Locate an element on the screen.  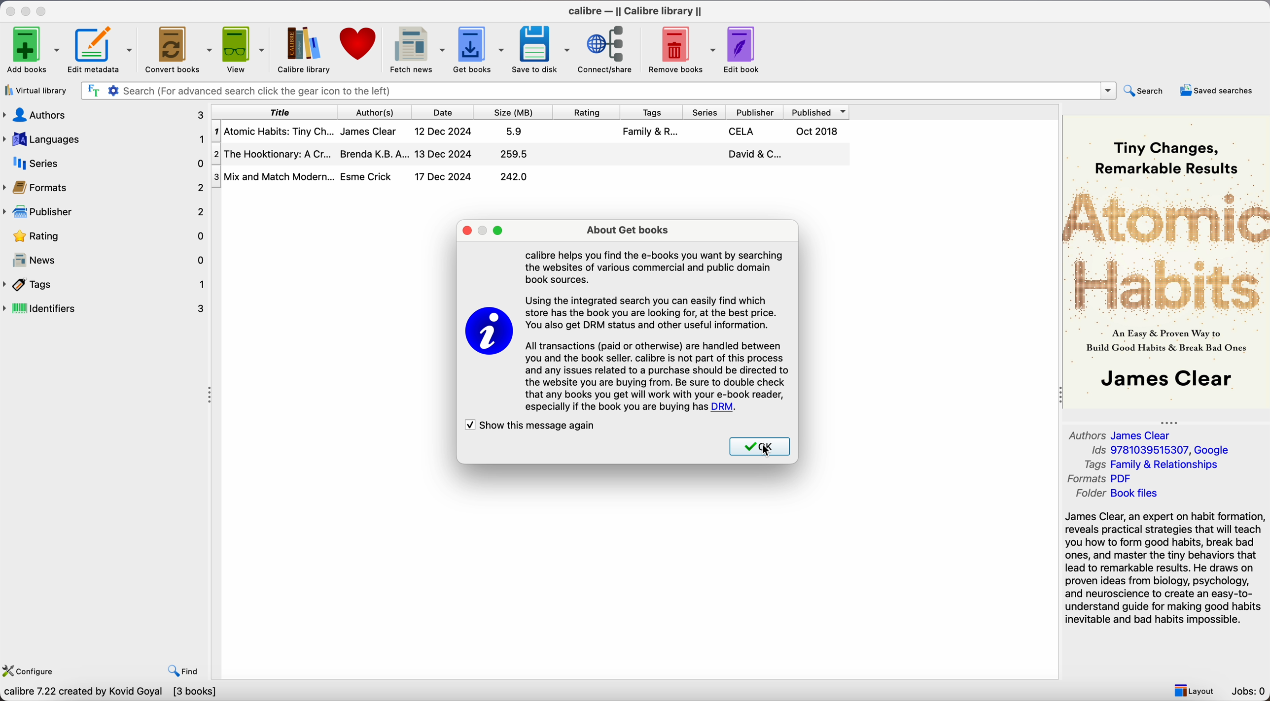
All transactions (paid or otherwise) are handled between you and the bookseller caliber is not part of this process at any issue related to a purchase should be directed to the website you are buying from be sure to double check that any books you get will work with your ebook reader especially if the book you are buying has DRM. is located at coordinates (656, 378).